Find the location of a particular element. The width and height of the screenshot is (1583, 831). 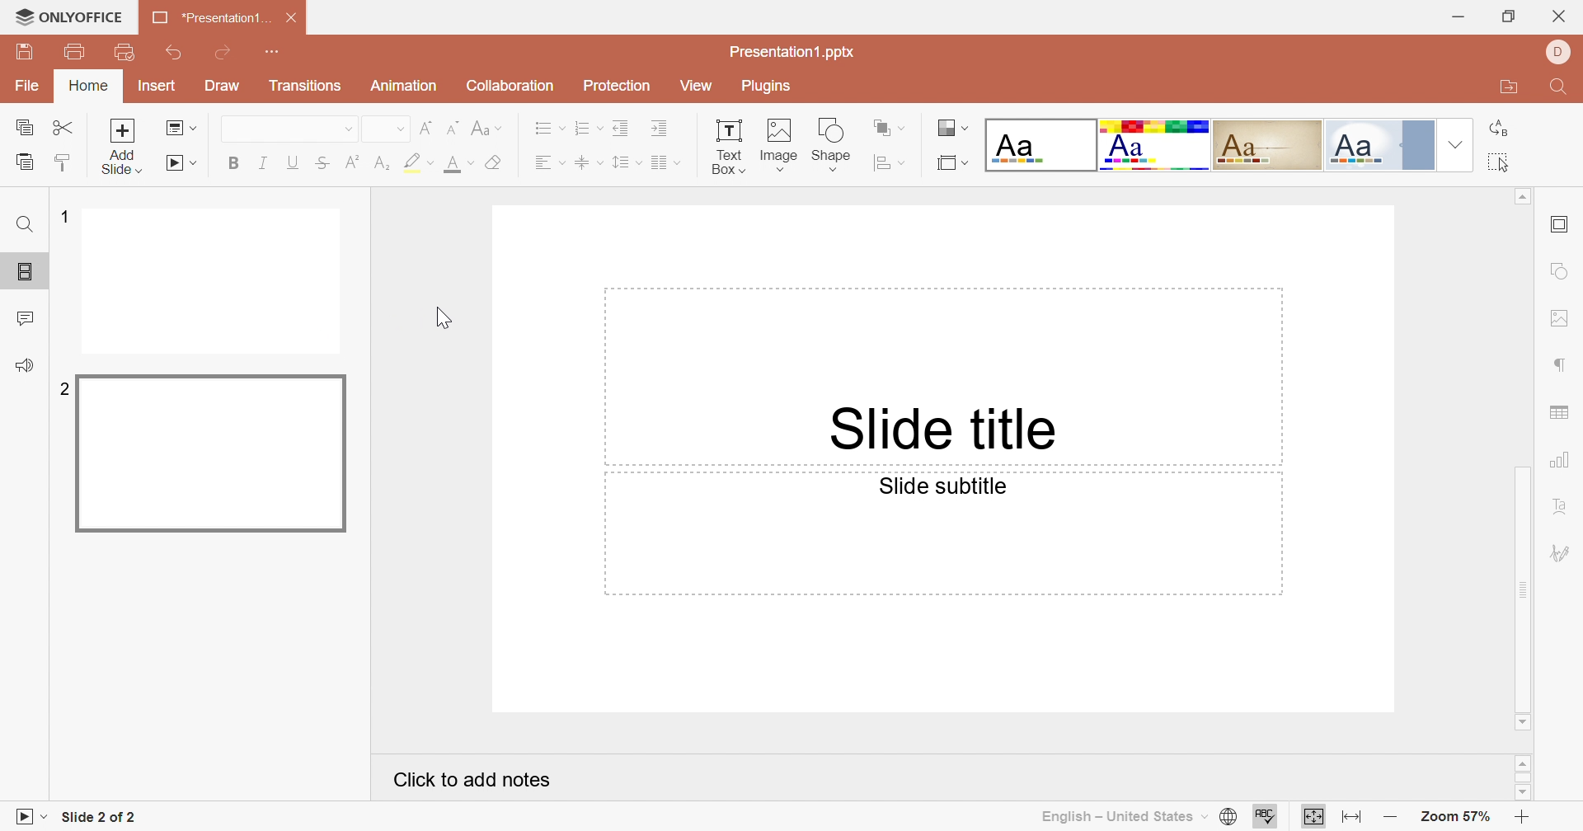

Blank is located at coordinates (1040, 143).